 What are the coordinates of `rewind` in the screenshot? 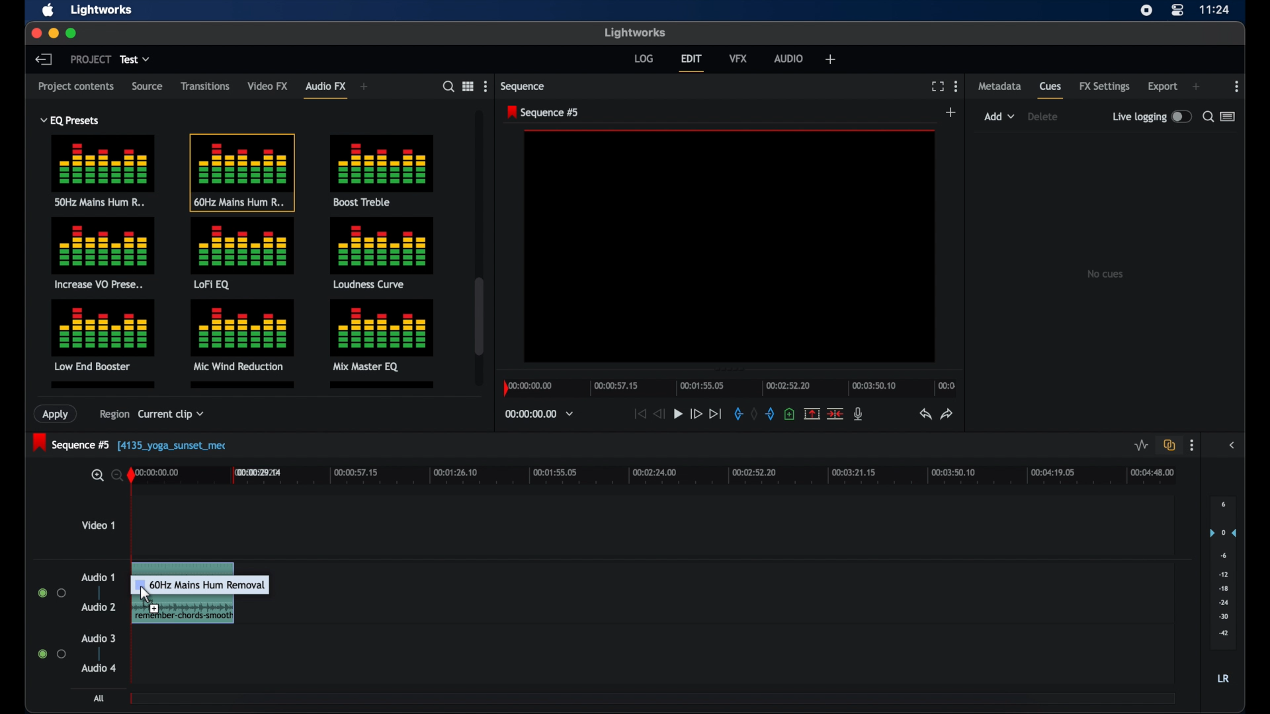 It's located at (657, 415).